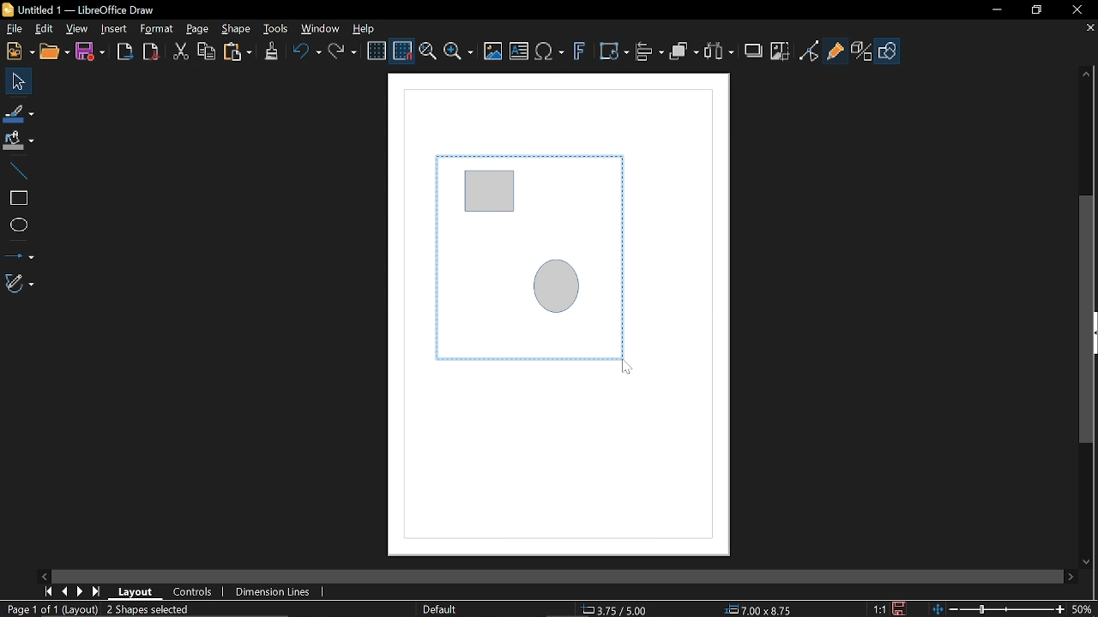 This screenshot has height=617, width=1098. What do you see at coordinates (18, 252) in the screenshot?
I see `Lines and arrows` at bounding box center [18, 252].